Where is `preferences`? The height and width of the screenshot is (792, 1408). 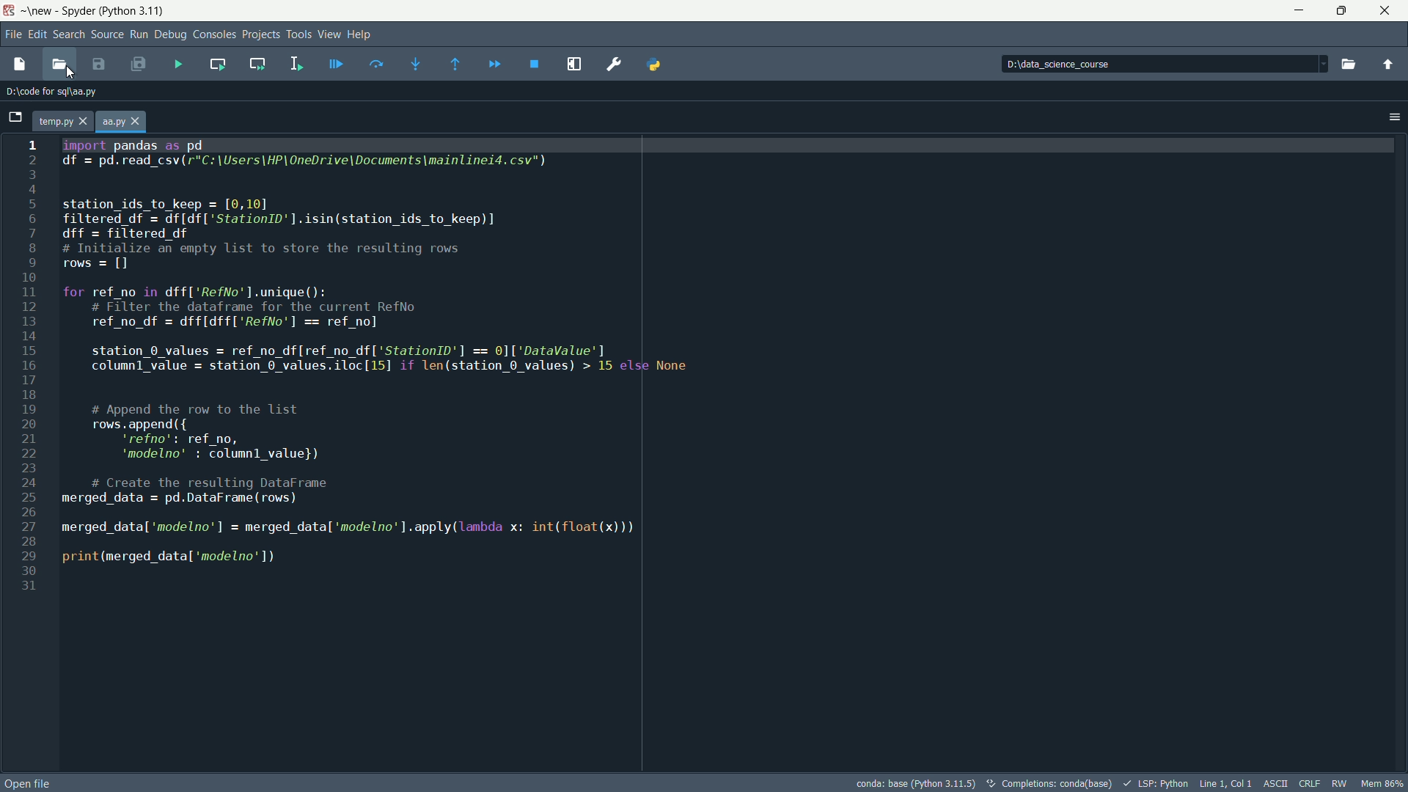 preferences is located at coordinates (617, 65).